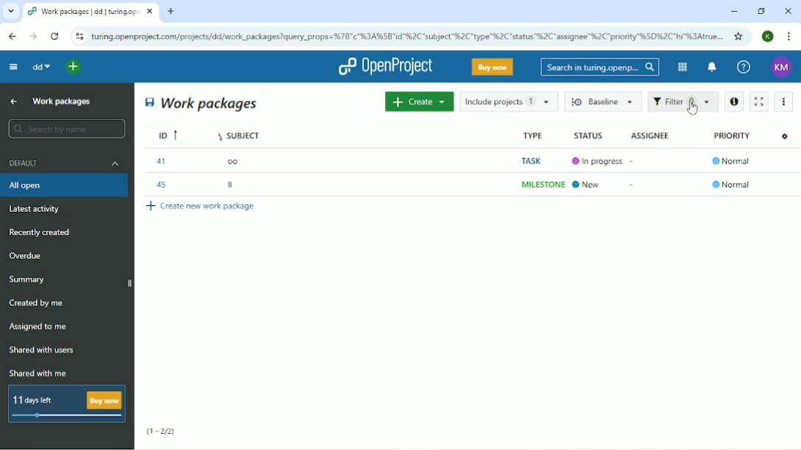 The width and height of the screenshot is (801, 450). Describe the element at coordinates (39, 327) in the screenshot. I see `Assigned to me` at that location.